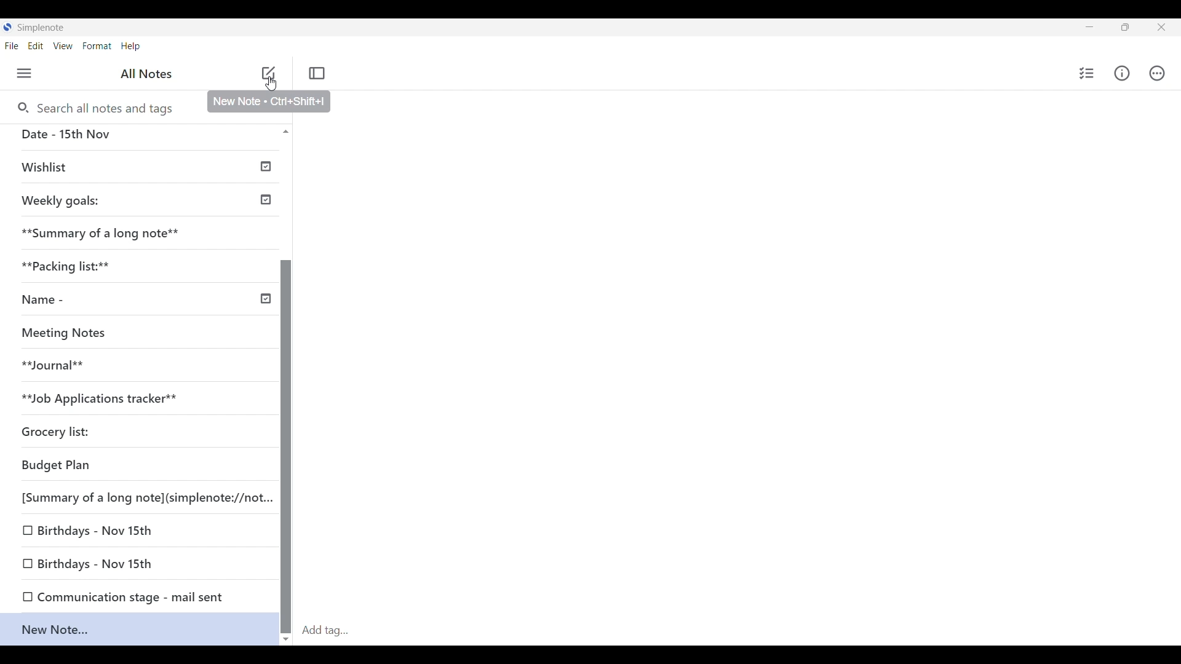 The image size is (1181, 664). I want to click on Quick slide to top, so click(286, 132).